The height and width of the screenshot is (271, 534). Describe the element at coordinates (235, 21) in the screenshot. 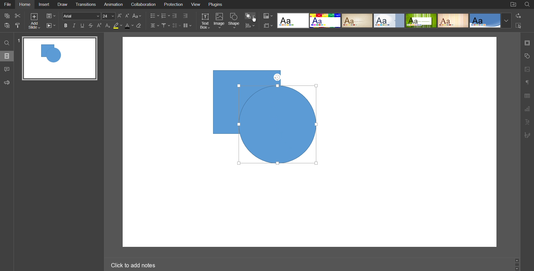

I see `Shape` at that location.